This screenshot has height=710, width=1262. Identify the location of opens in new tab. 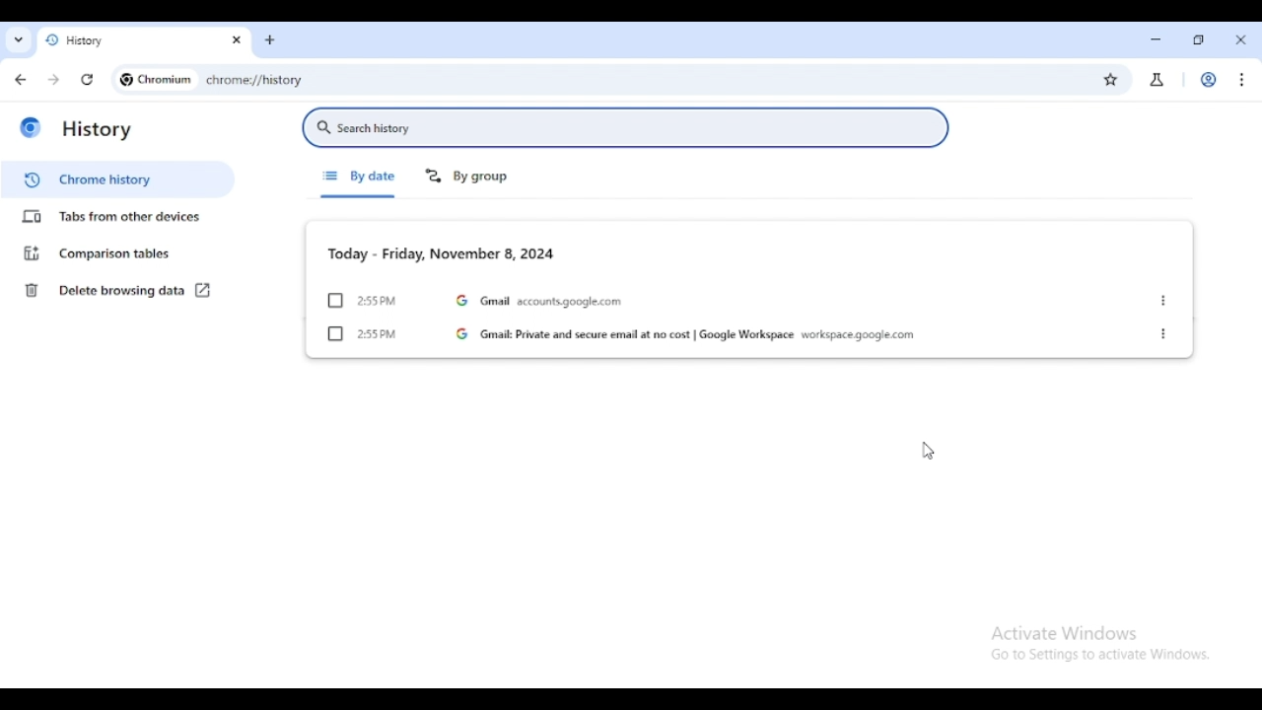
(203, 290).